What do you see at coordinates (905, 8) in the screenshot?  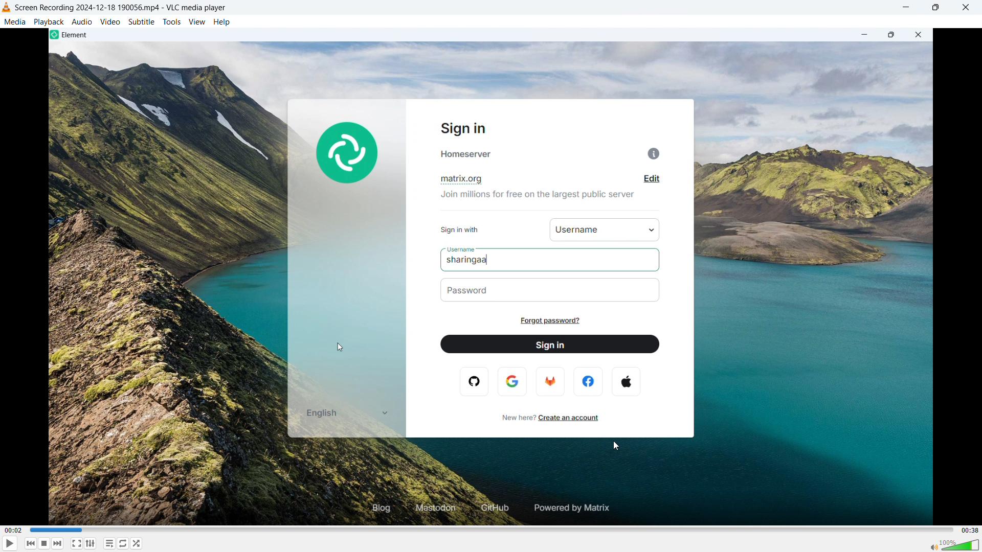 I see `minimise ` at bounding box center [905, 8].